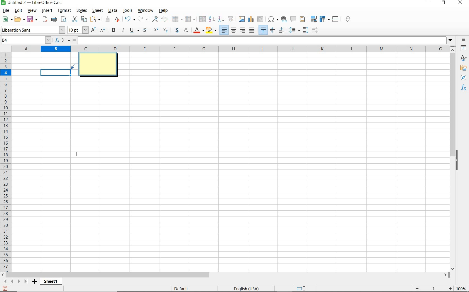 Image resolution: width=469 pixels, height=292 pixels. I want to click on increasing or decreasing spacing before/after a paragraph., so click(315, 30).